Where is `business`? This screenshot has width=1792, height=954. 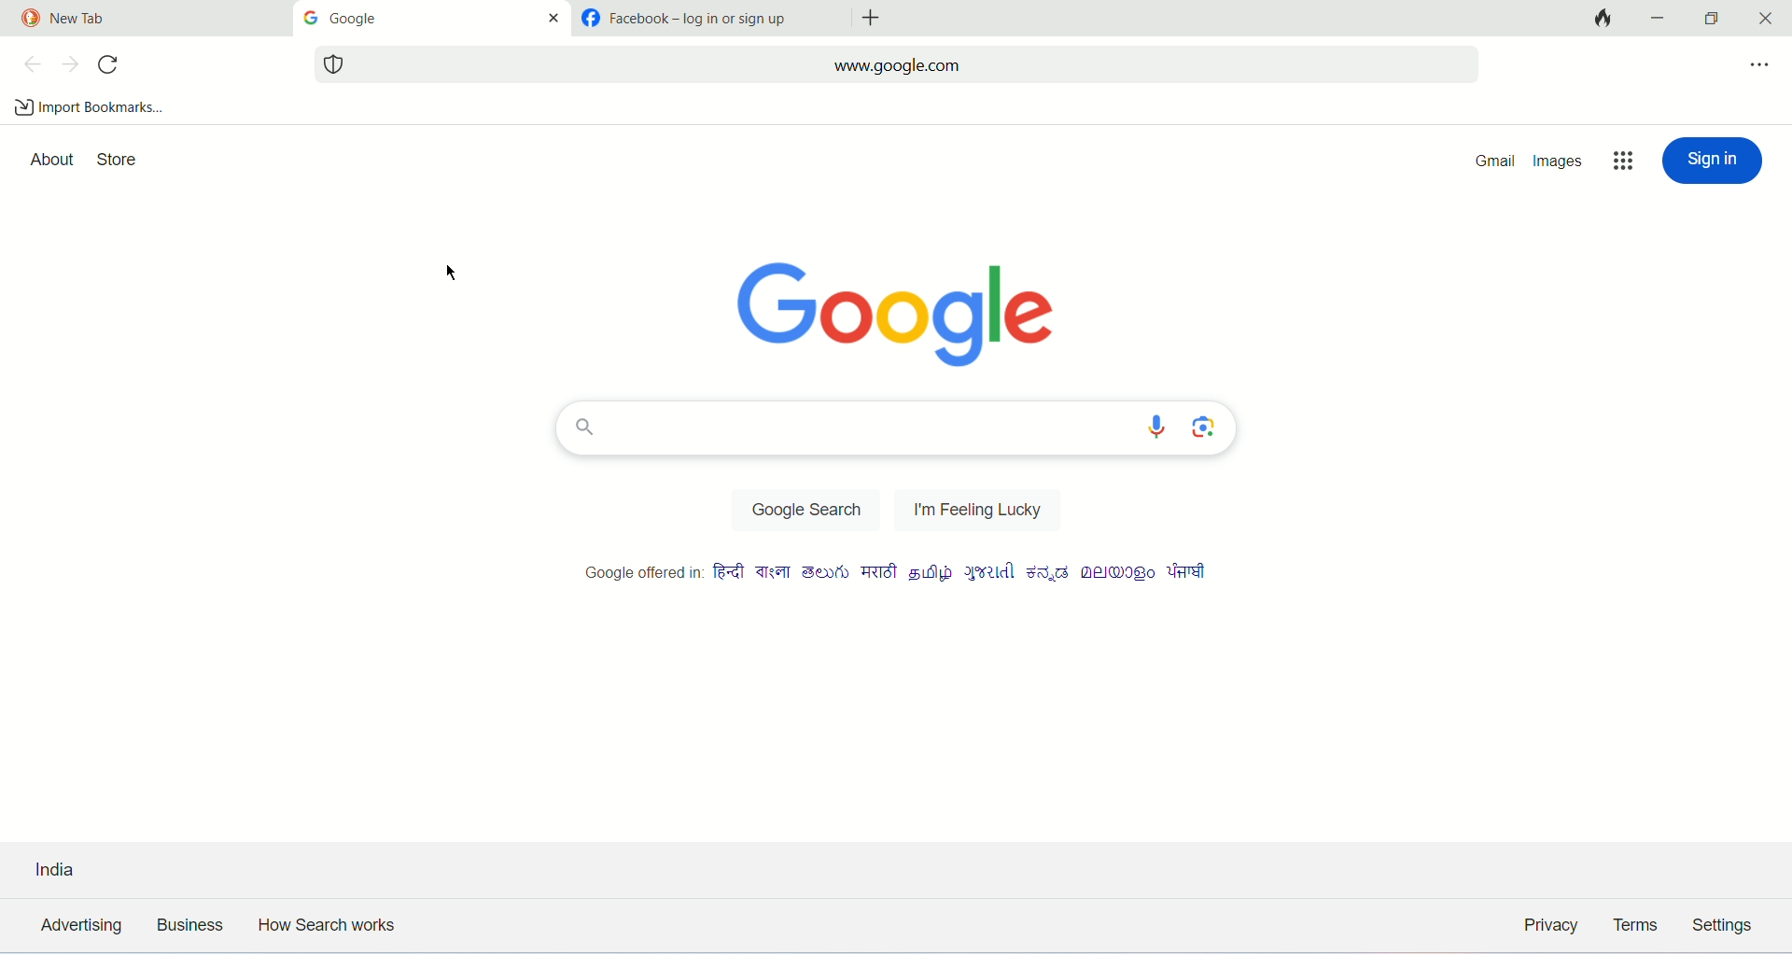 business is located at coordinates (187, 925).